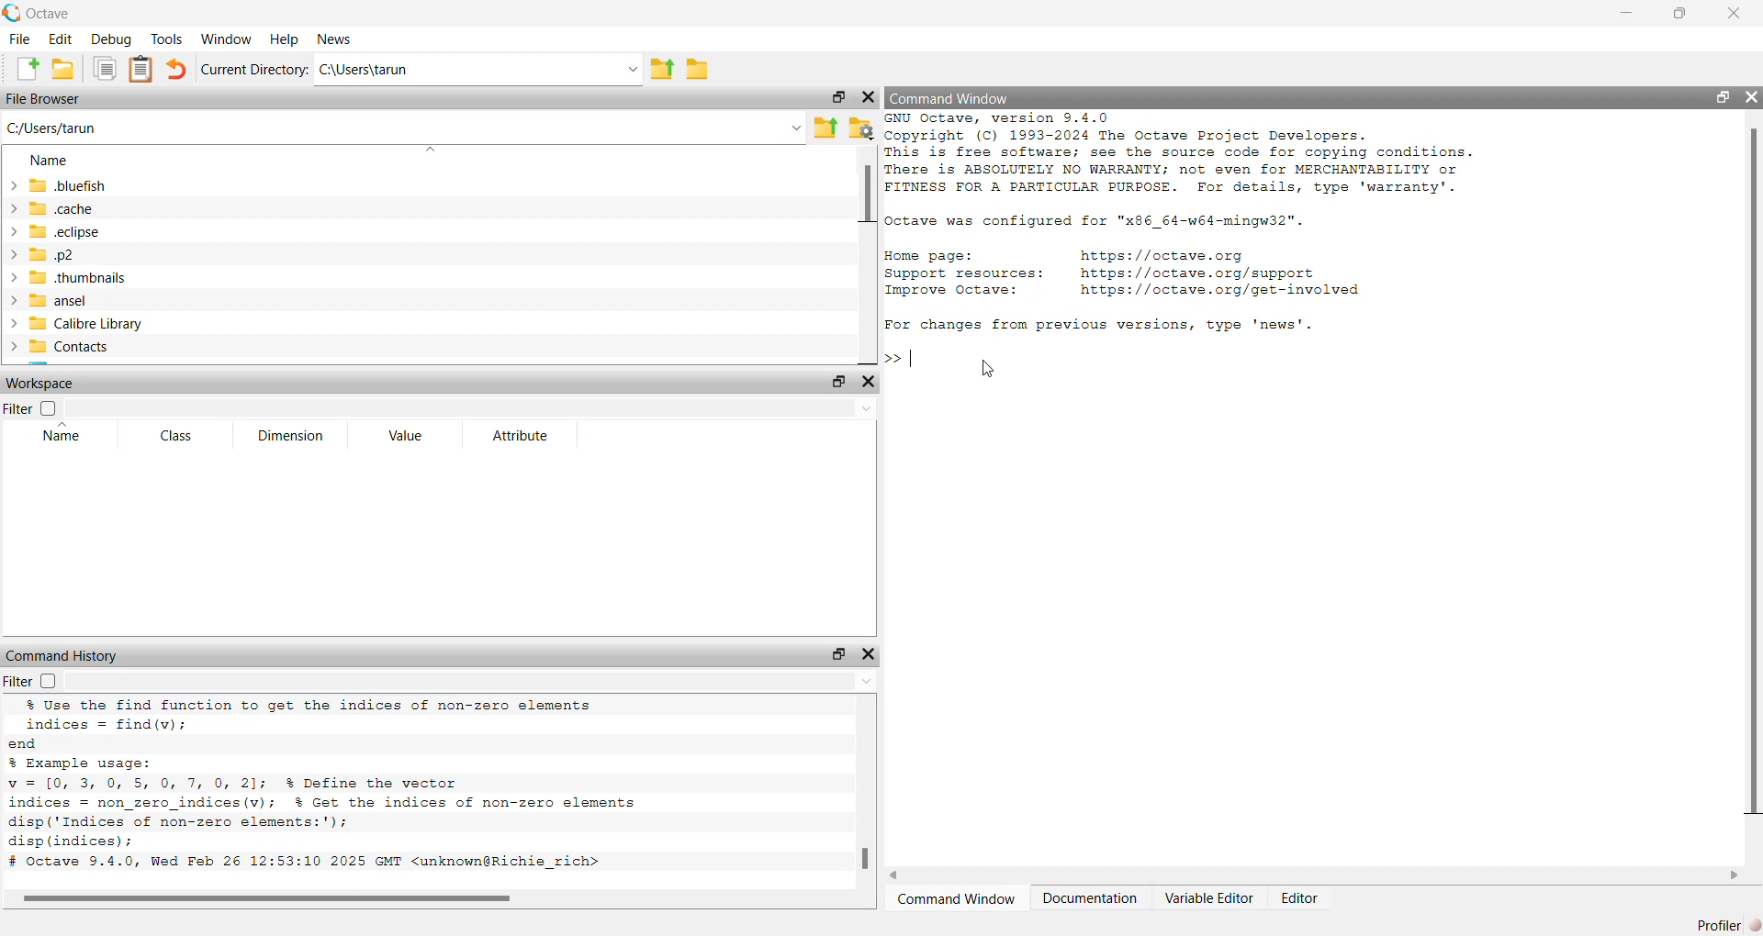 This screenshot has height=936, width=1763. Describe the element at coordinates (1752, 473) in the screenshot. I see `vertical scroll bar` at that location.